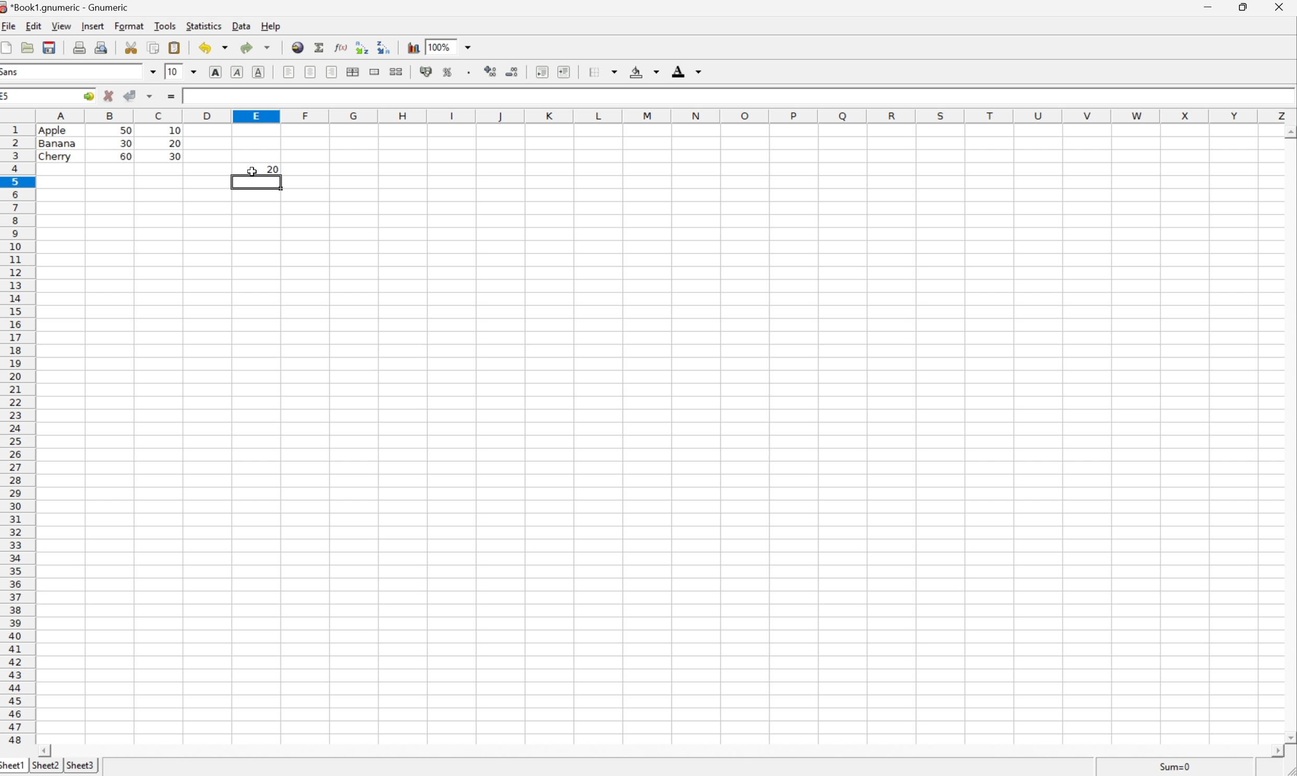  I want to click on row number, so click(17, 435).